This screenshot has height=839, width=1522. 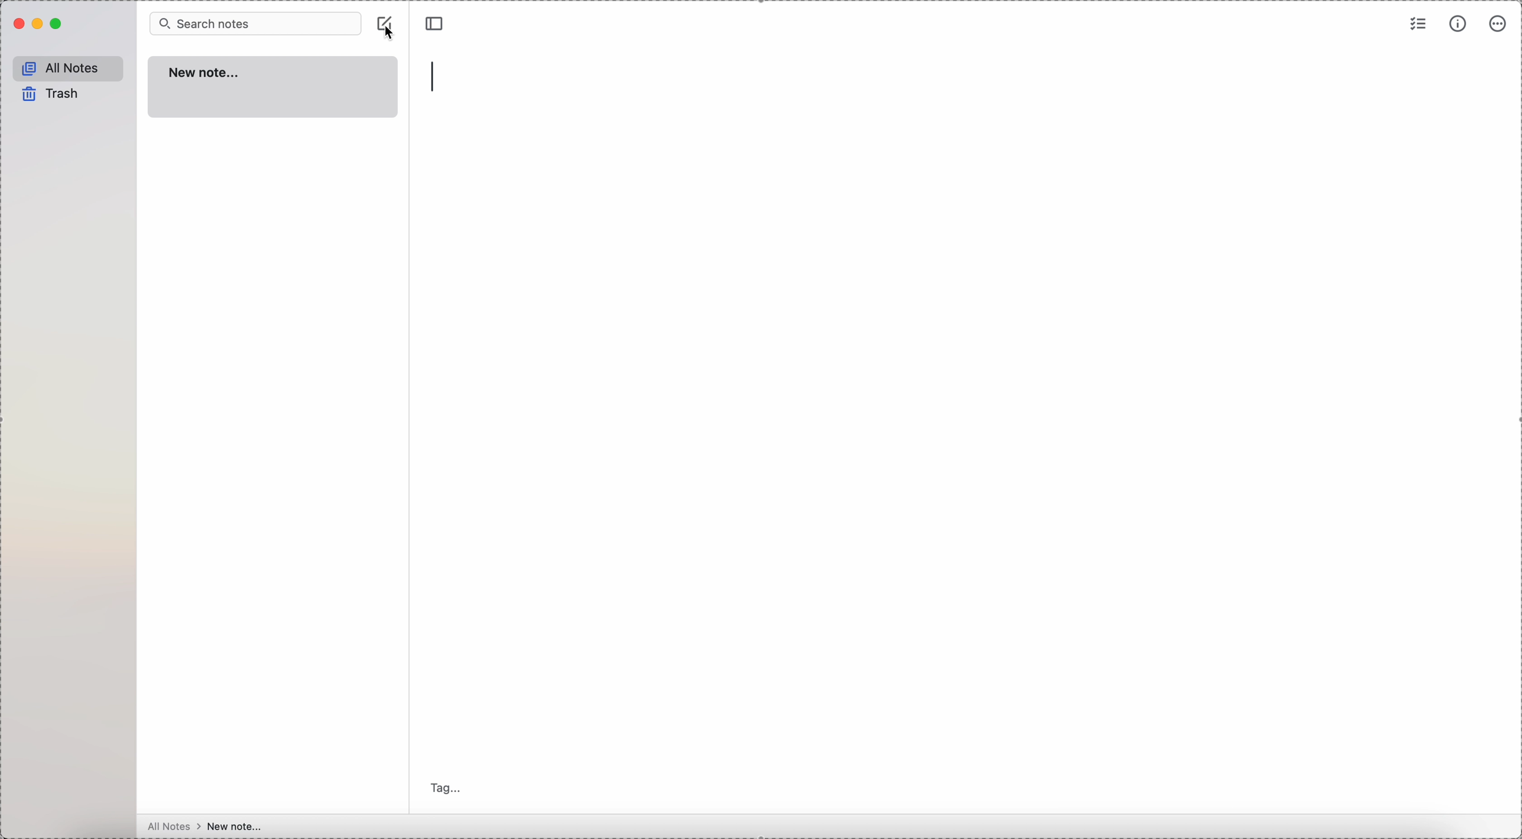 What do you see at coordinates (275, 90) in the screenshot?
I see `new note` at bounding box center [275, 90].